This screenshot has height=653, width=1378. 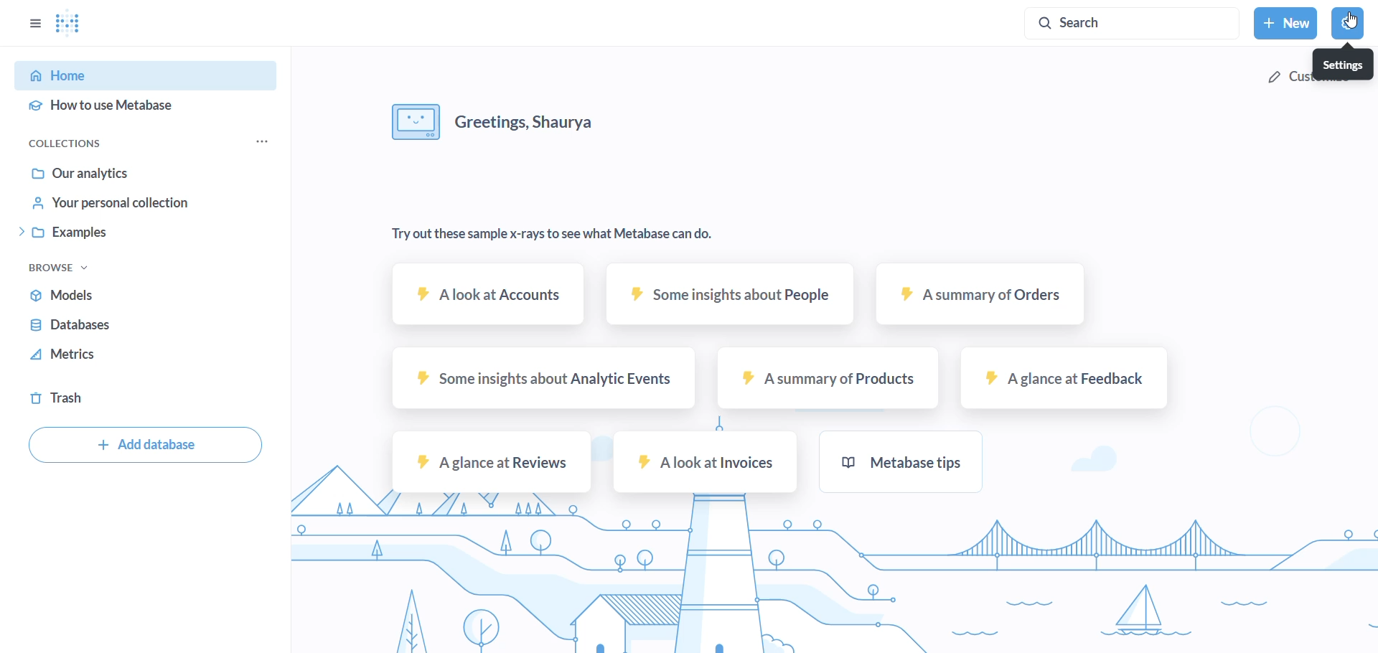 What do you see at coordinates (487, 461) in the screenshot?
I see `A glance at Reviews sample` at bounding box center [487, 461].